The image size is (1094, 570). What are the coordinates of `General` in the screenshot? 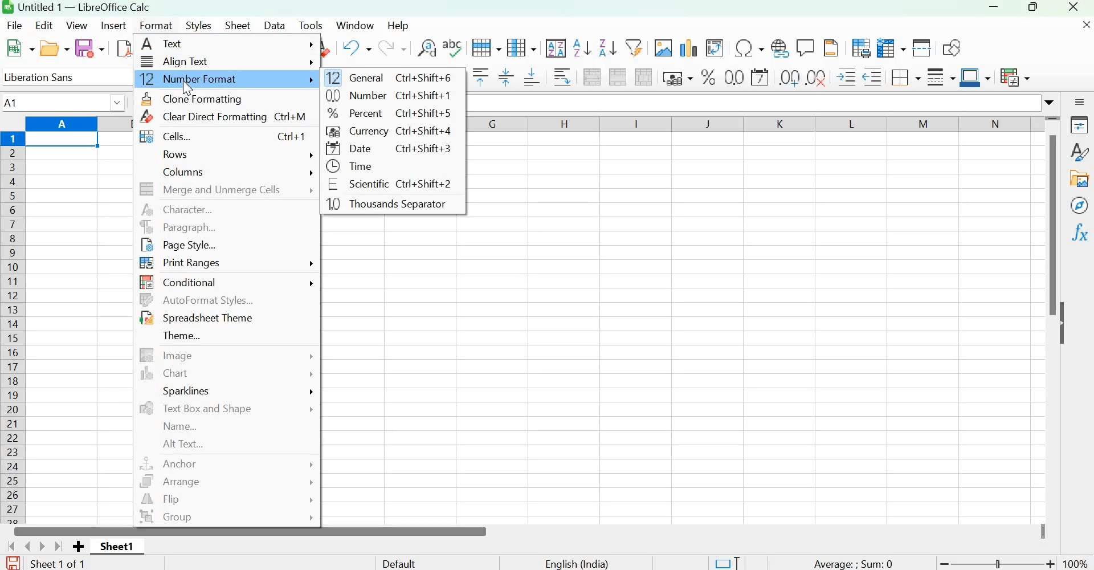 It's located at (389, 77).